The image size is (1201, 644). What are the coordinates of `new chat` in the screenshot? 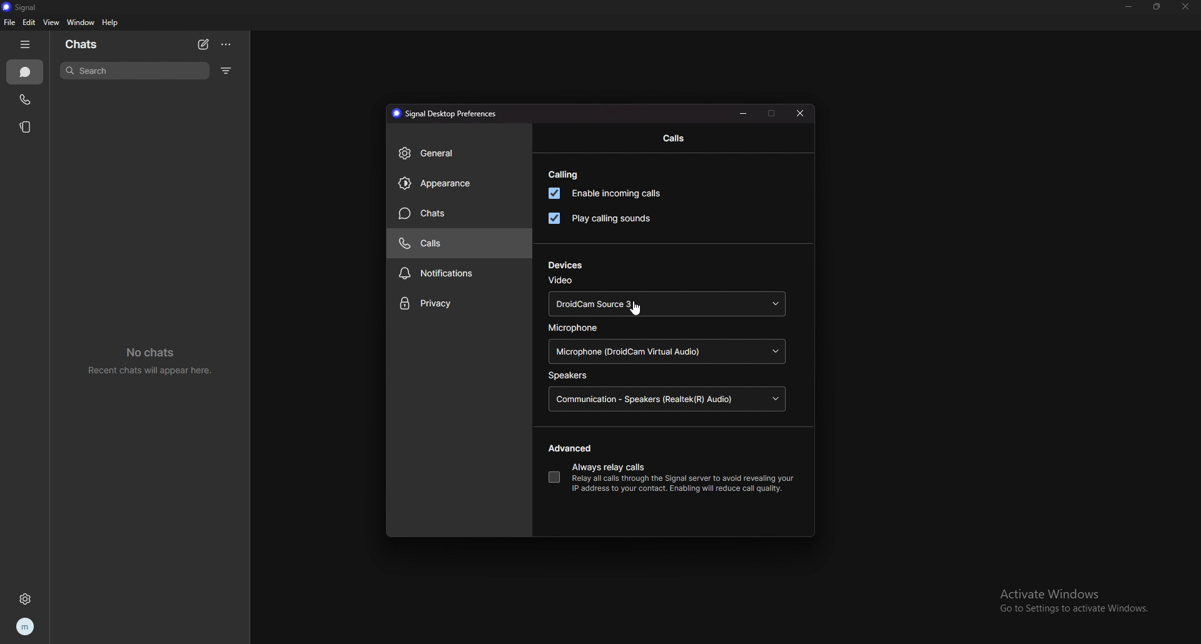 It's located at (204, 44).